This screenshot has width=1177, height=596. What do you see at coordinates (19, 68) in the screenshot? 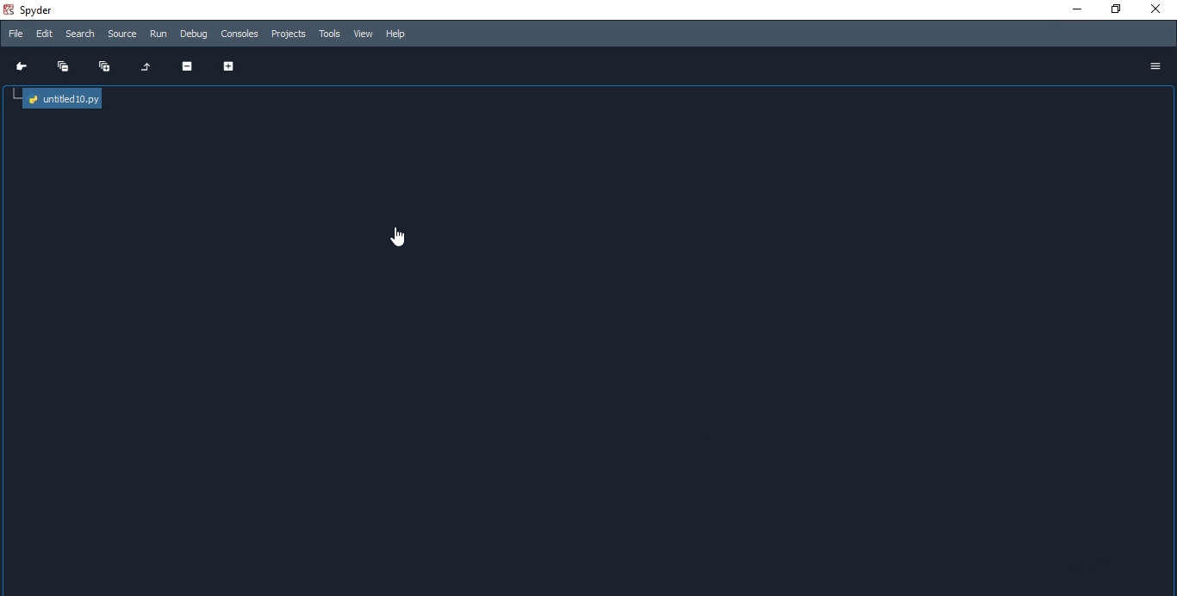
I see `Go to cursor position` at bounding box center [19, 68].